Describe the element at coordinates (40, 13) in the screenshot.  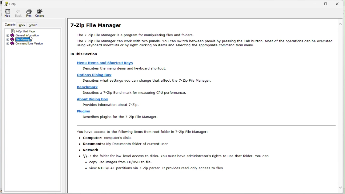
I see `Options` at that location.